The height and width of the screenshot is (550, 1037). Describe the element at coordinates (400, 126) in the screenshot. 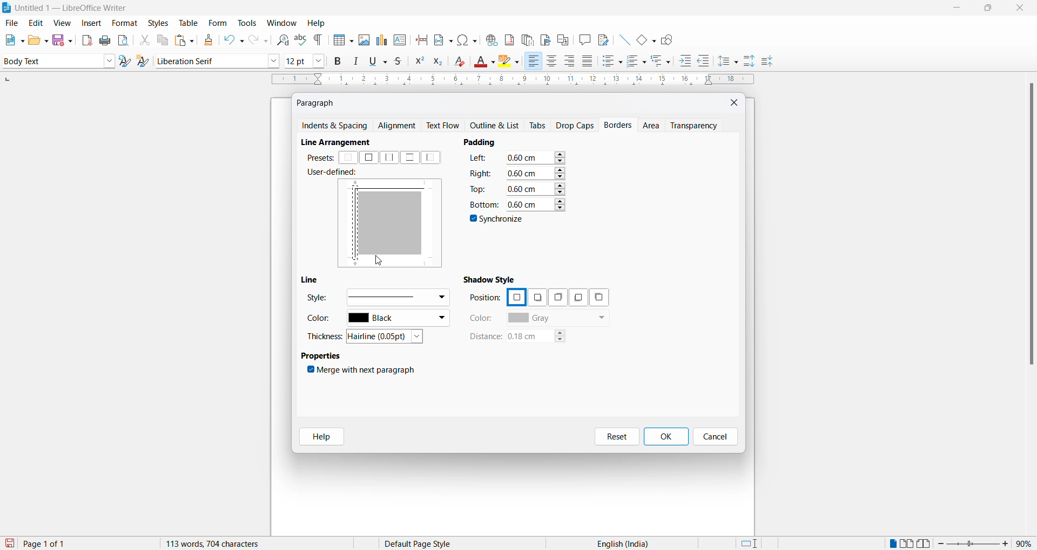

I see `alignment` at that location.